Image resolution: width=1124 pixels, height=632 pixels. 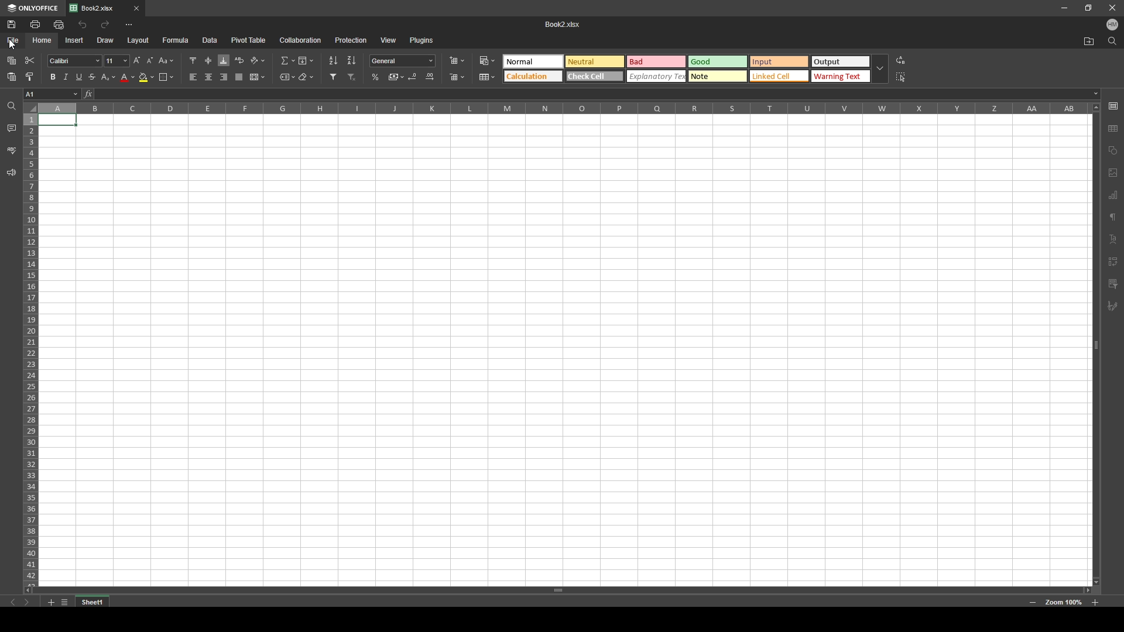 What do you see at coordinates (779, 75) in the screenshot?
I see `Linked Cell` at bounding box center [779, 75].